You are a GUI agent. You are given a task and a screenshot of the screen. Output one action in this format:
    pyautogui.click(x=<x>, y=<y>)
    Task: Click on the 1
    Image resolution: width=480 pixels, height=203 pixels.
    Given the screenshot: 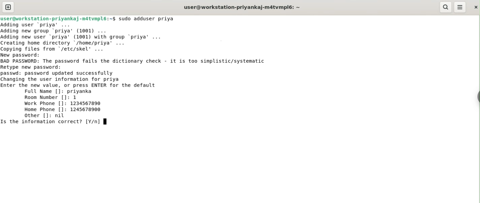 What is the action you would take?
    pyautogui.click(x=77, y=97)
    